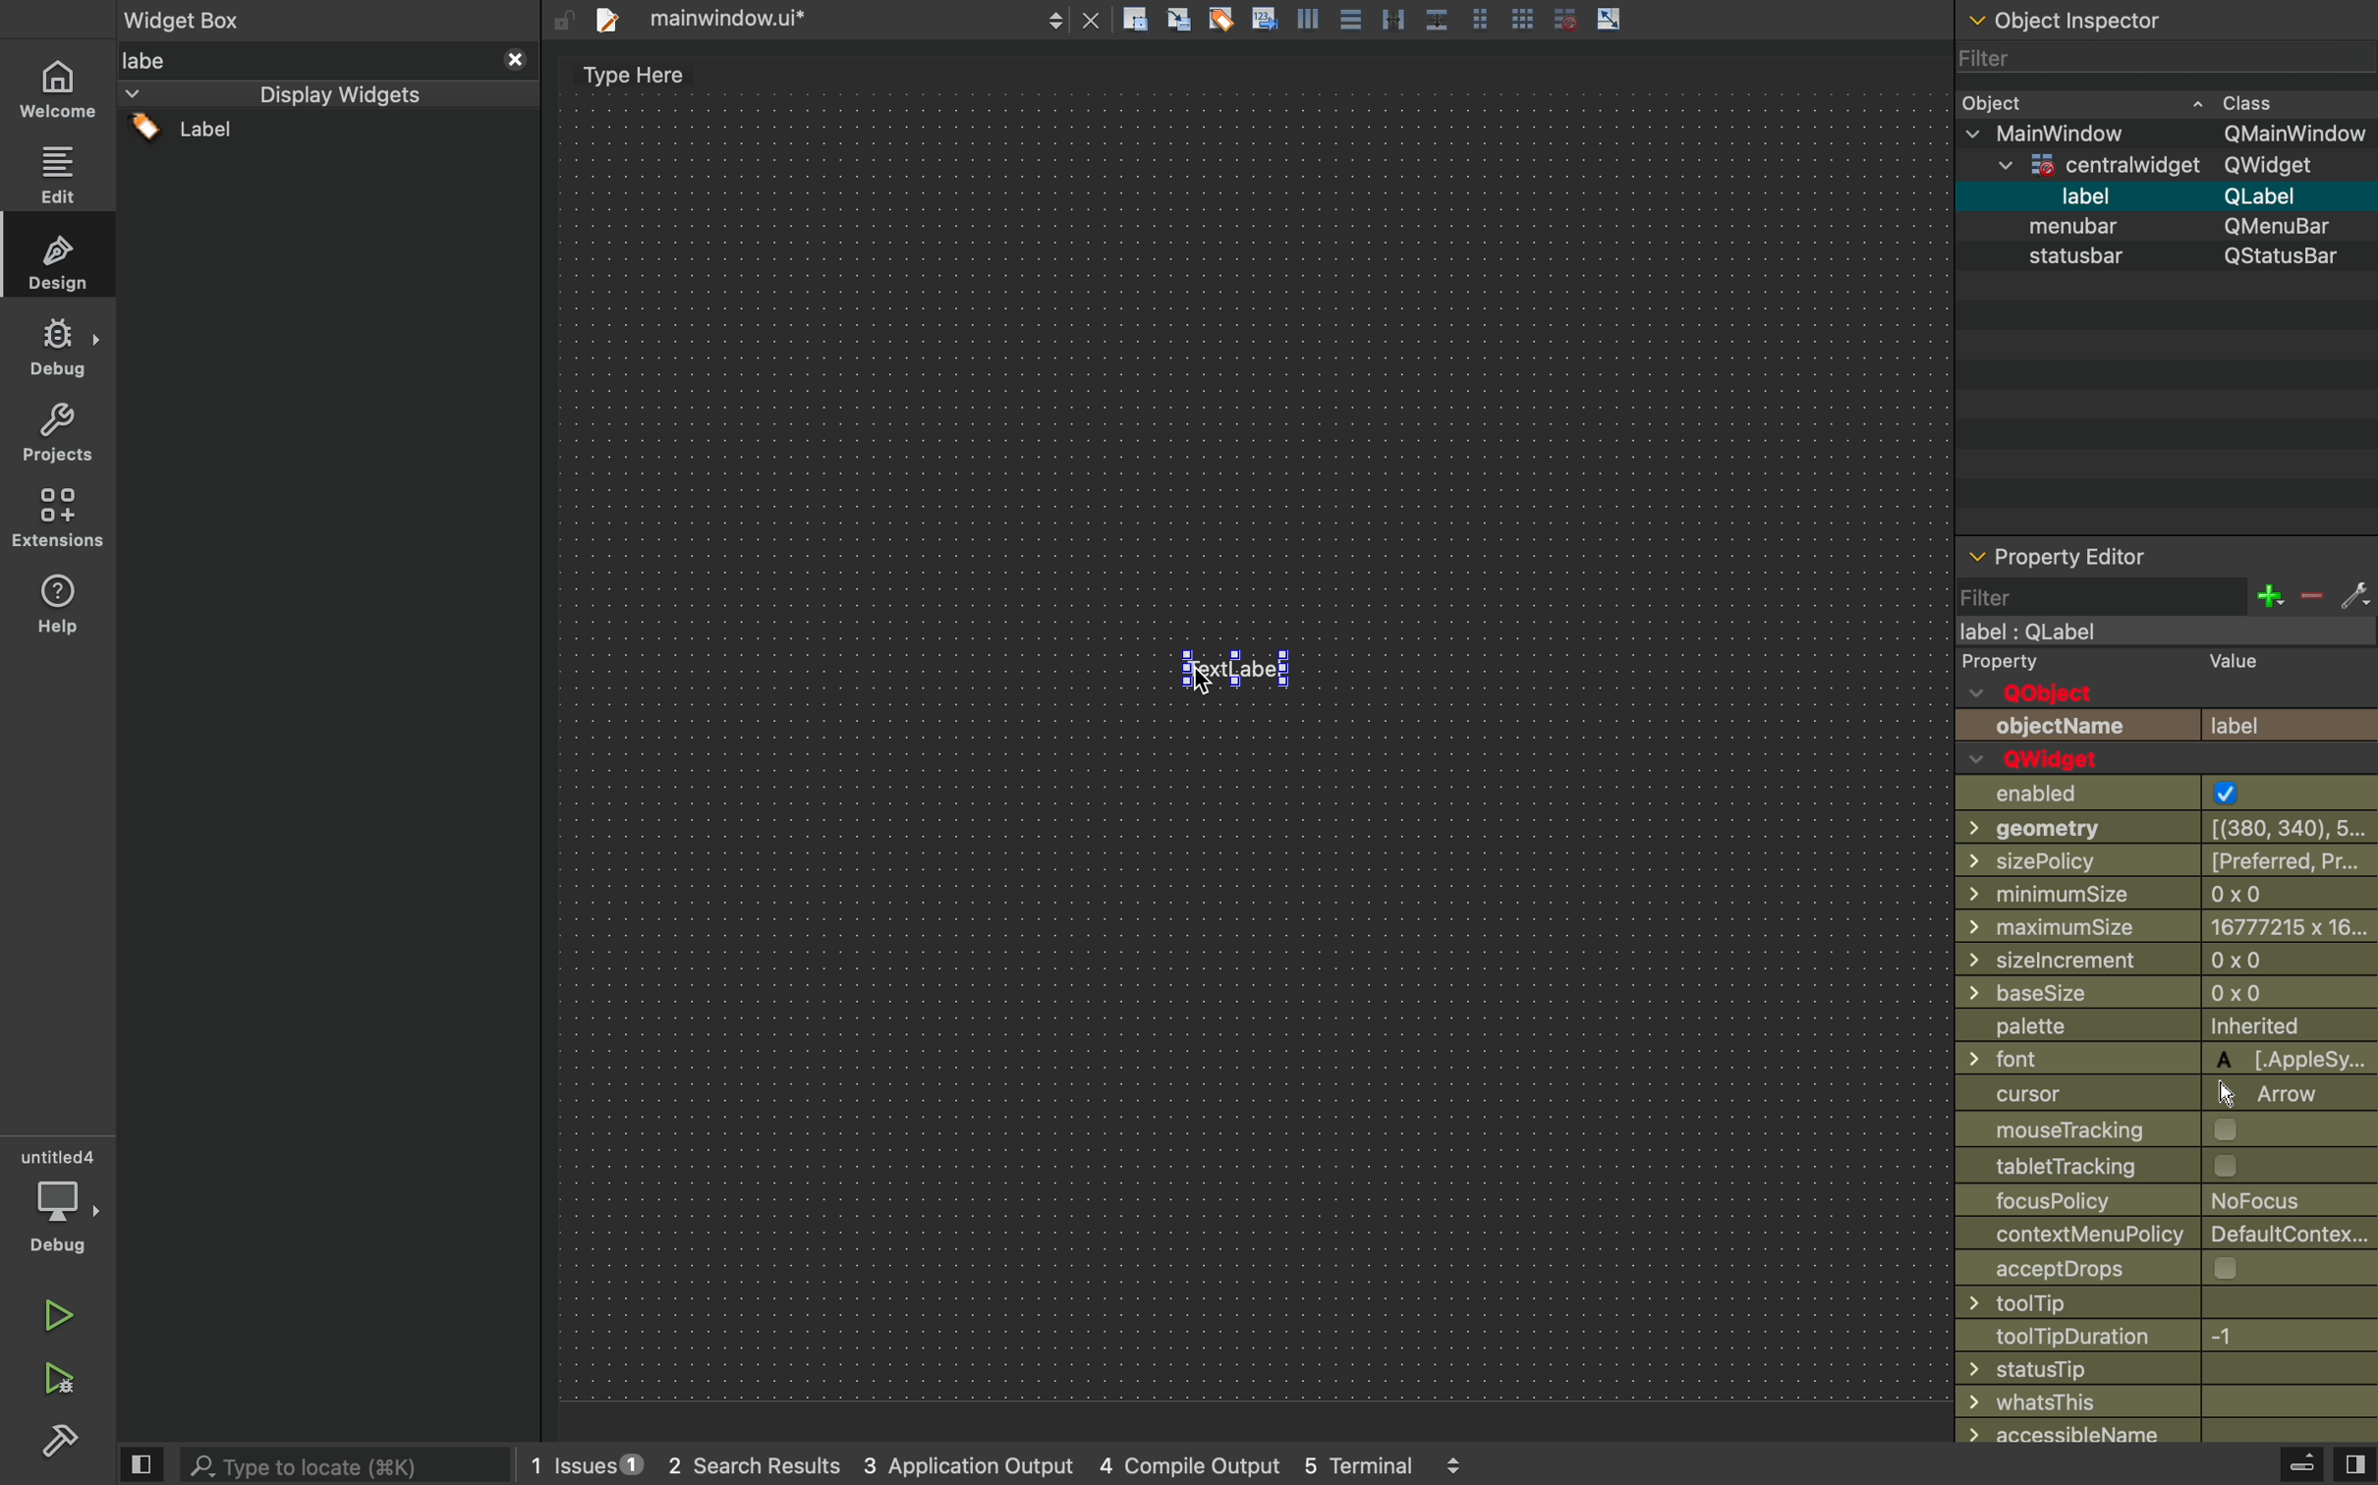  I want to click on Box, so click(1439, 16).